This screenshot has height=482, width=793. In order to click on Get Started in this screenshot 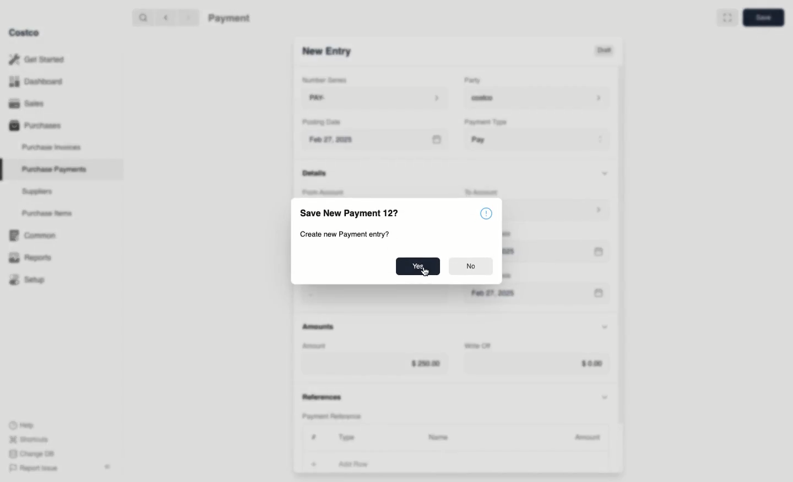, I will do `click(39, 59)`.